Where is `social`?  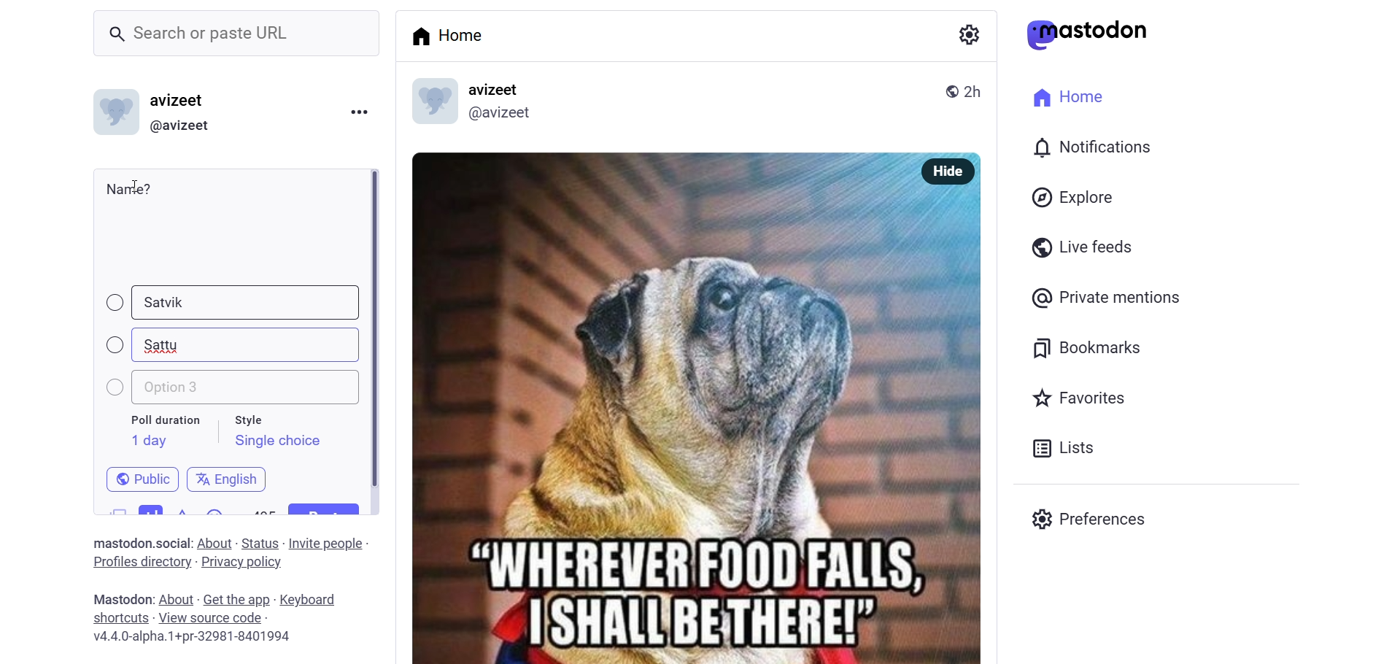 social is located at coordinates (171, 543).